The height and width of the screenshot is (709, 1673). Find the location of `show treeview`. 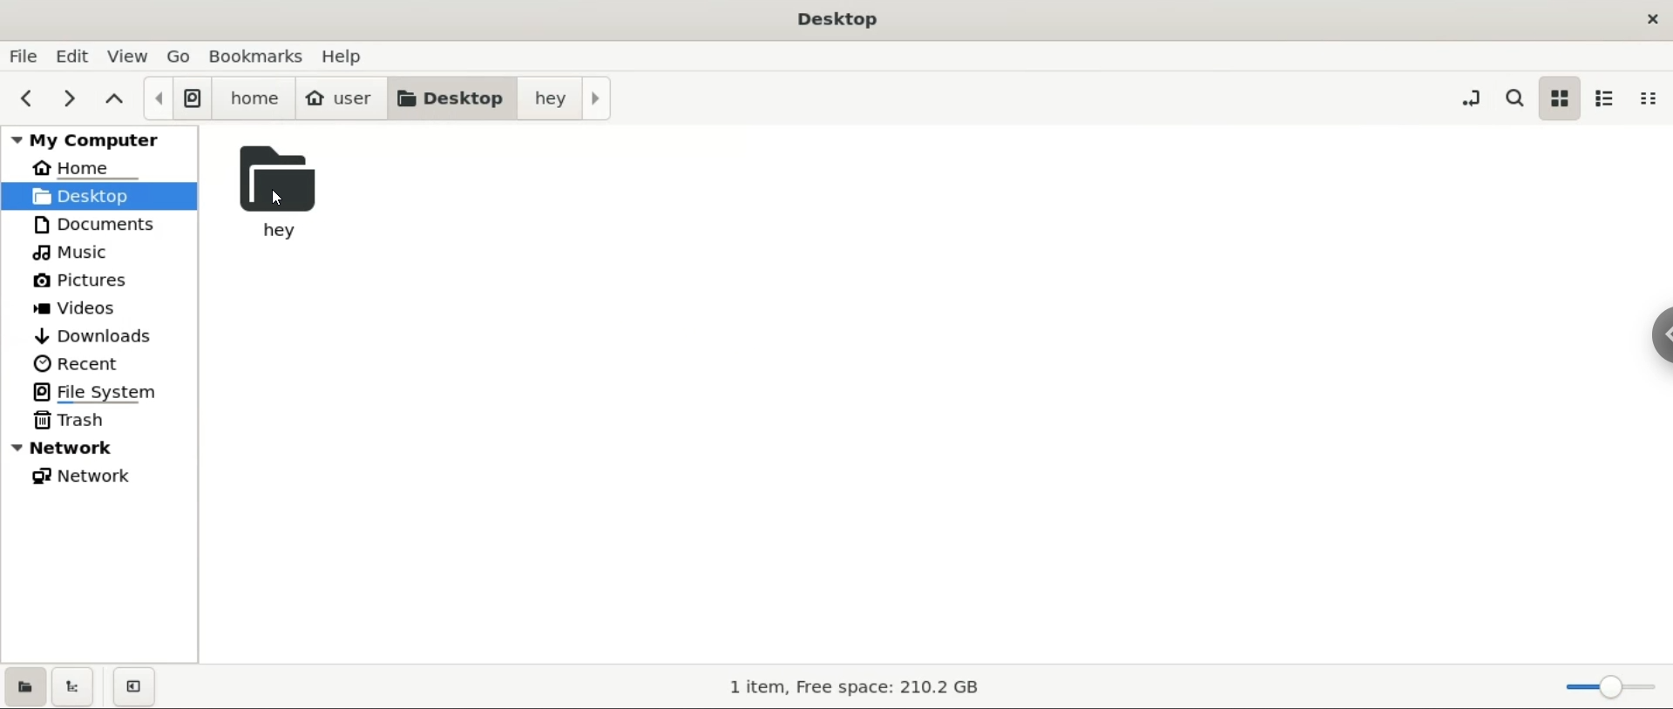

show treeview is located at coordinates (71, 685).